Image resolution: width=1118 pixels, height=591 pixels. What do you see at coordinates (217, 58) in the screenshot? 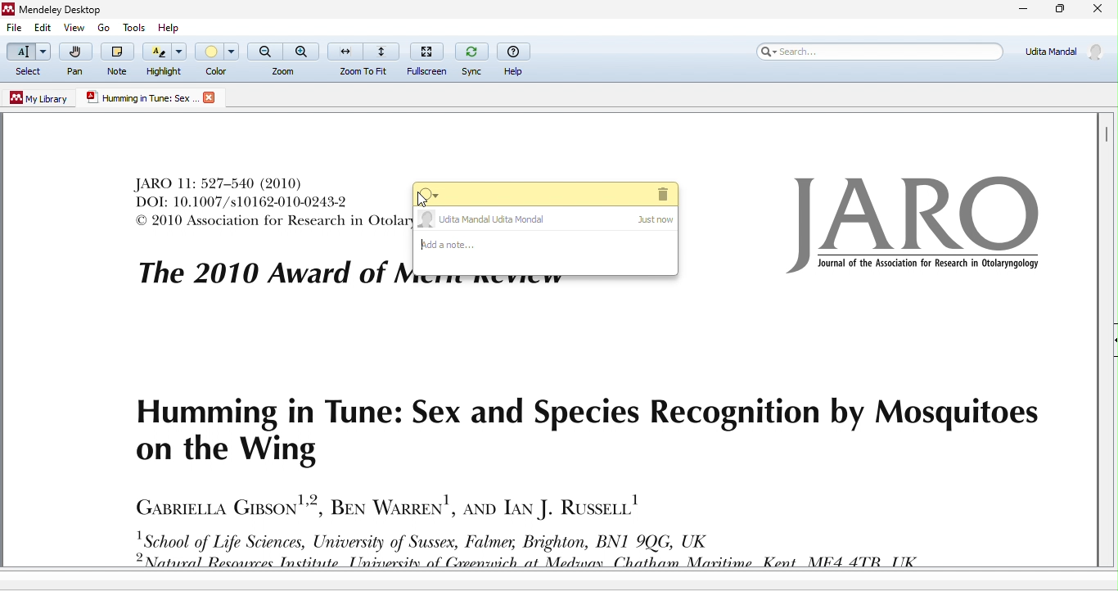
I see `color` at bounding box center [217, 58].